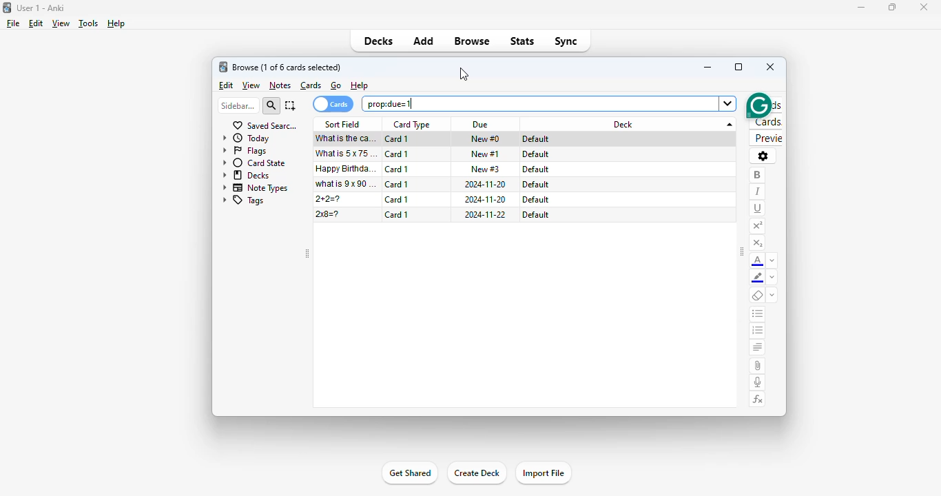 The image size is (941, 496). Describe the element at coordinates (758, 296) in the screenshot. I see `remove formatting` at that location.